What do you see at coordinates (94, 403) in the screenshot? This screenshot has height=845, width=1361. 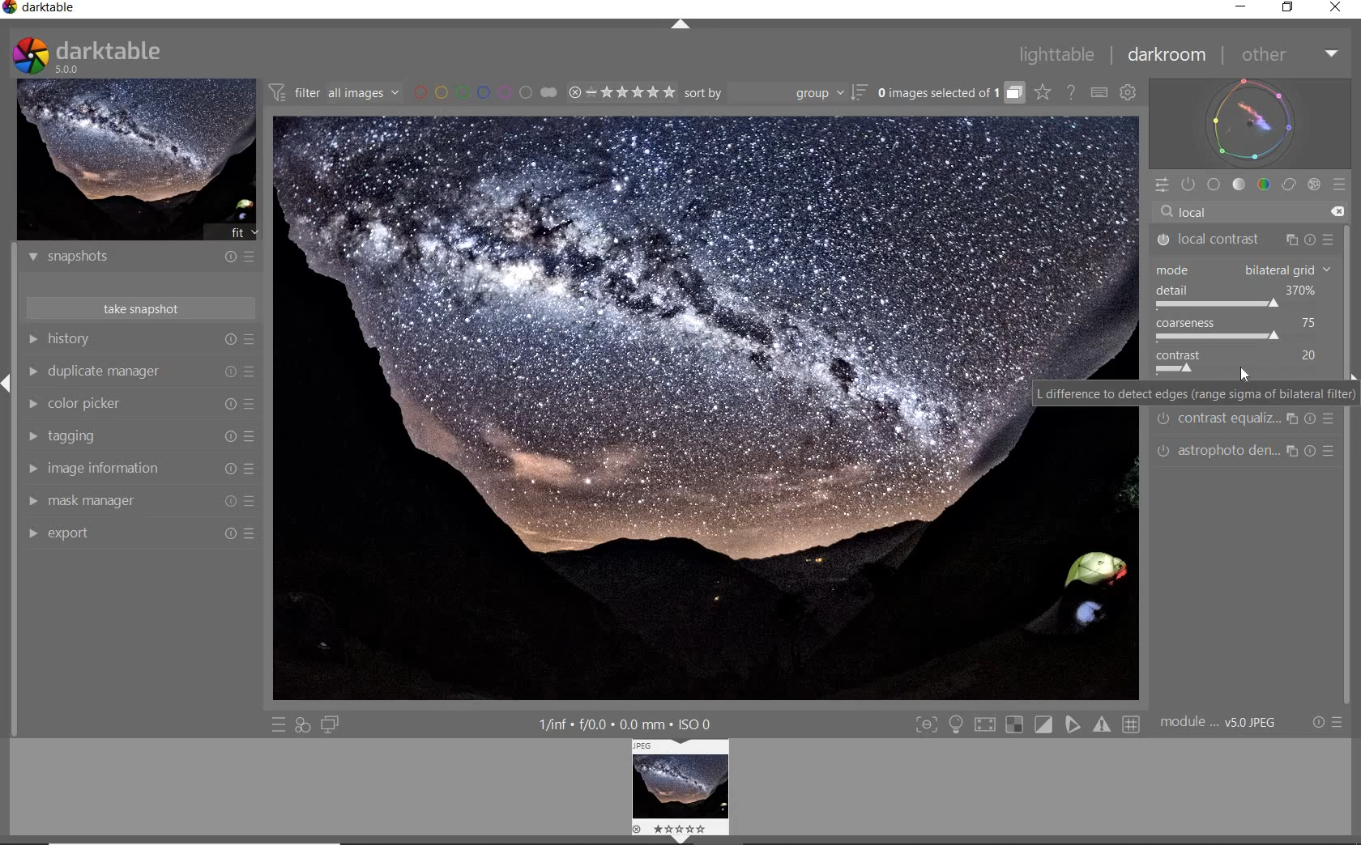 I see `color picker` at bounding box center [94, 403].